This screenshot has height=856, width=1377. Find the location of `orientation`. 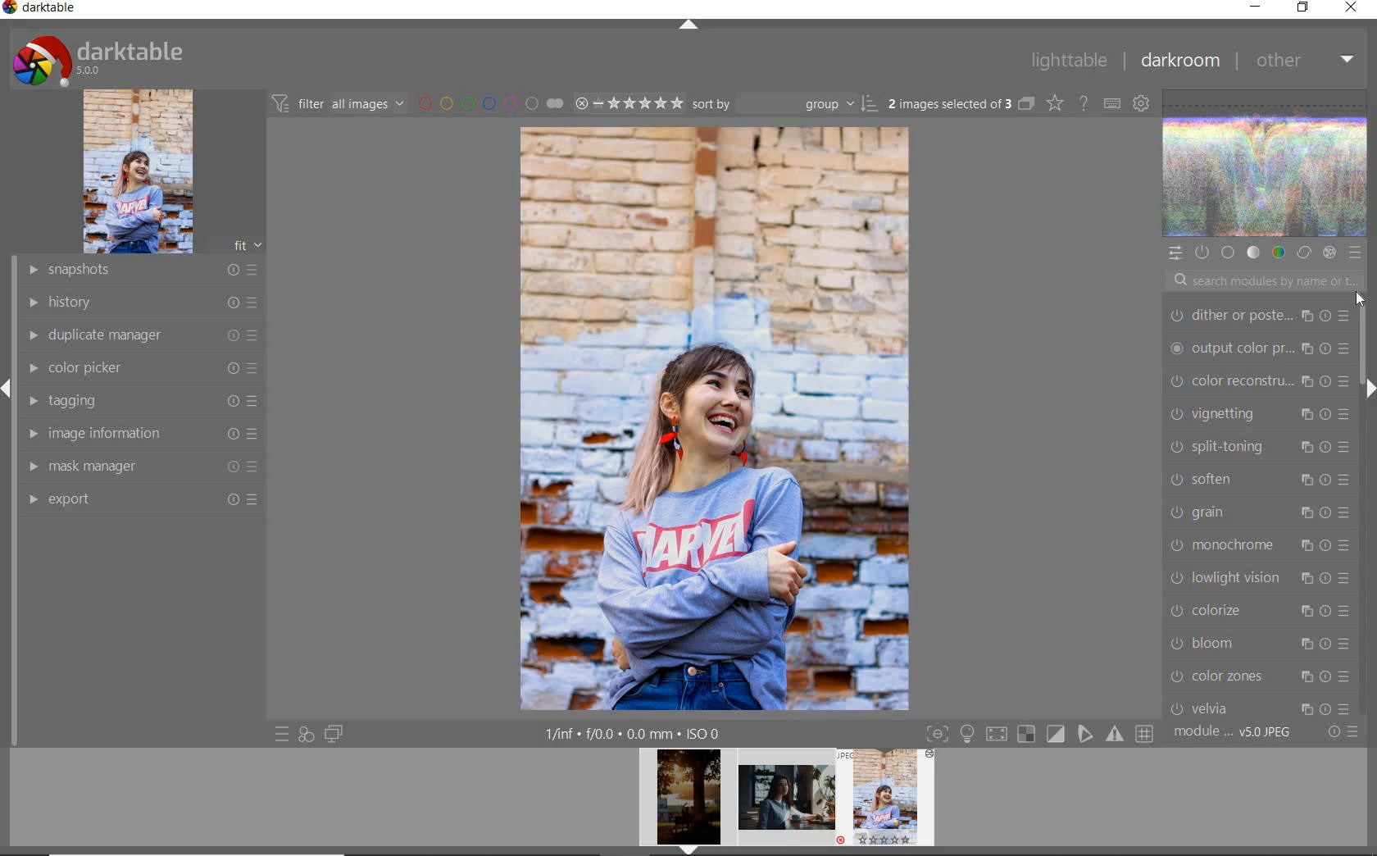

orientation is located at coordinates (1257, 576).